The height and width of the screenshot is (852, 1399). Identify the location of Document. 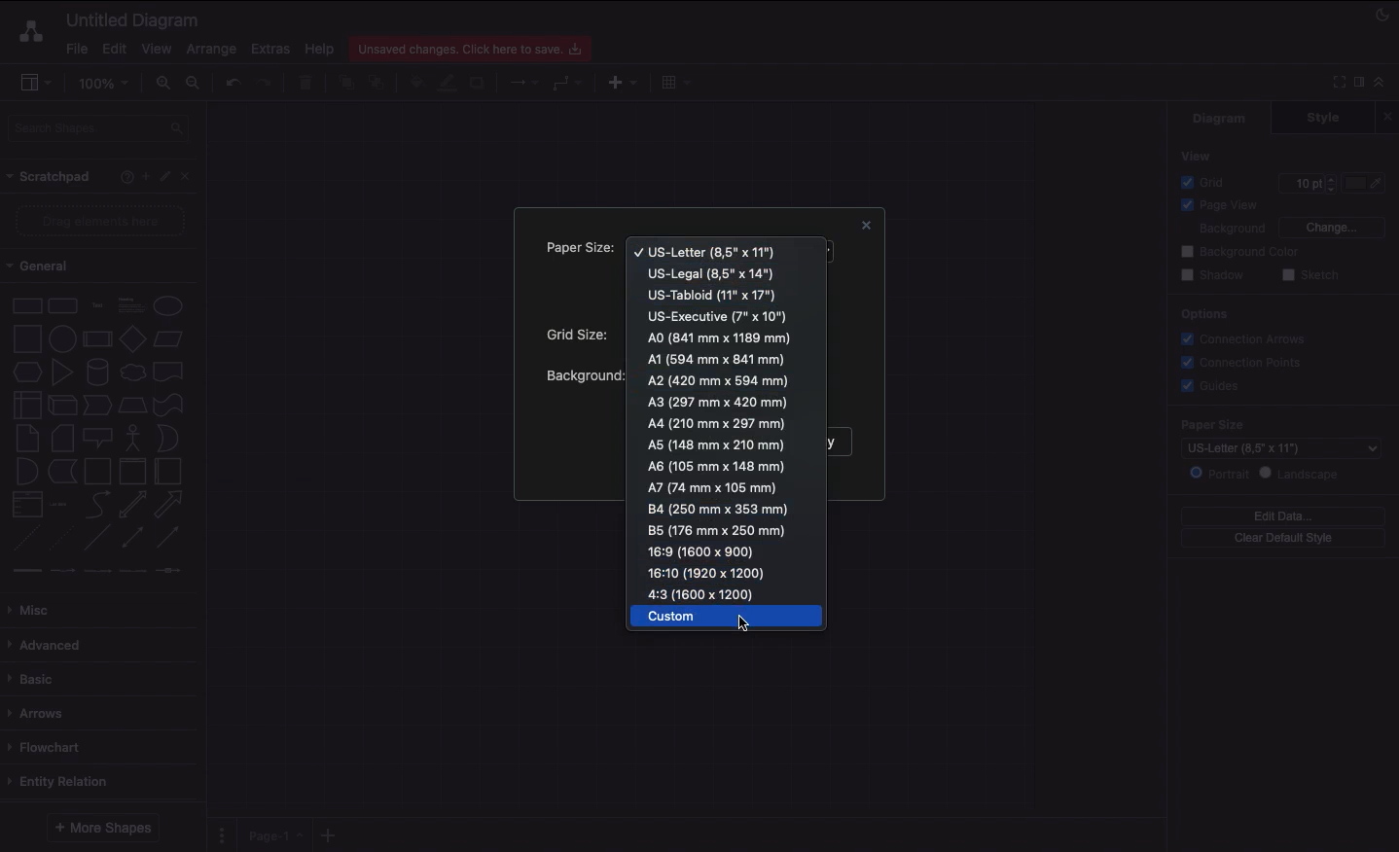
(169, 372).